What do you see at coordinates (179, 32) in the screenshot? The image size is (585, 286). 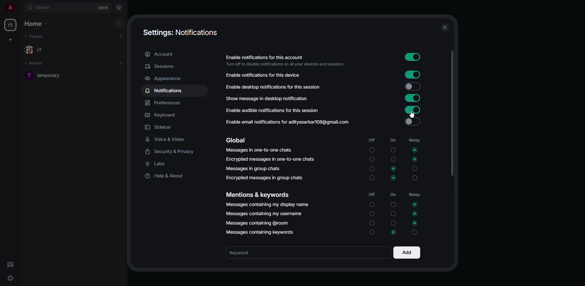 I see `settings notifications` at bounding box center [179, 32].